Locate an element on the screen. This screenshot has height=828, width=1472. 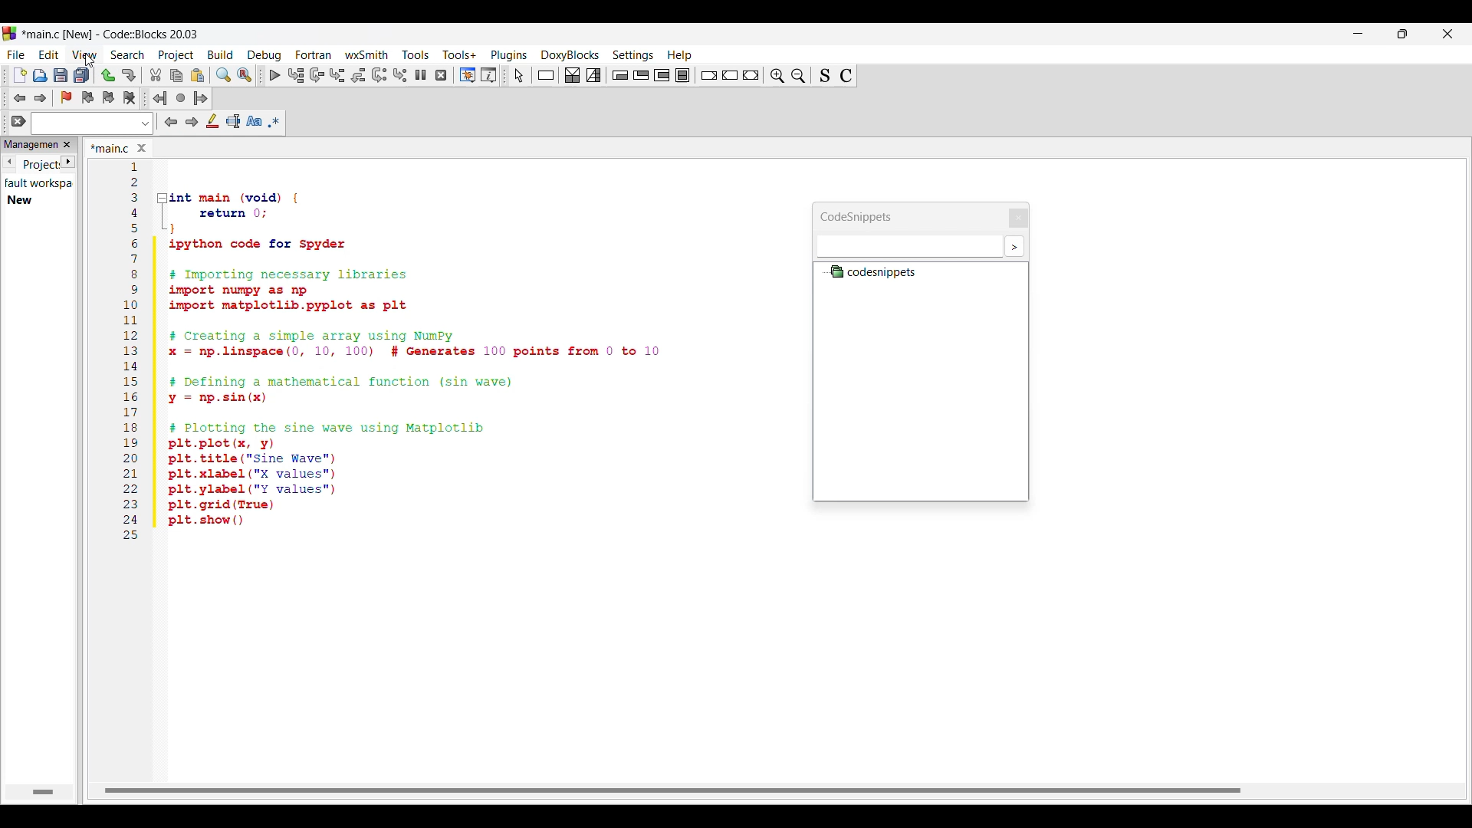
wxSmith menu is located at coordinates (366, 54).